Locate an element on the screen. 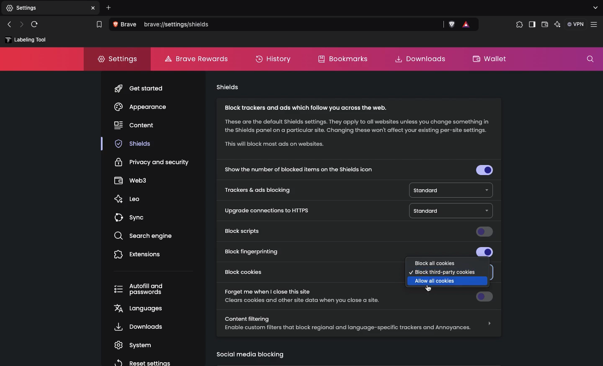 The height and width of the screenshot is (366, 603). Privacy and security is located at coordinates (151, 162).